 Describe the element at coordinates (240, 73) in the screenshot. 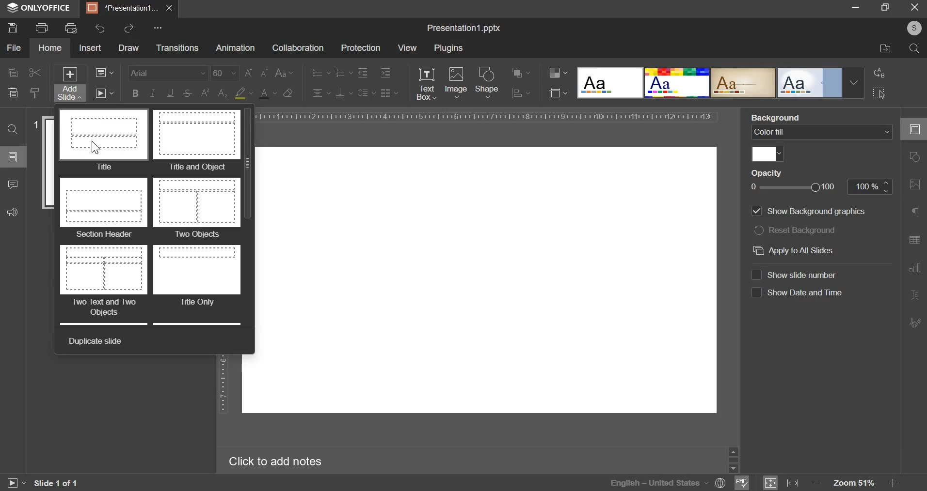

I see `font size` at that location.